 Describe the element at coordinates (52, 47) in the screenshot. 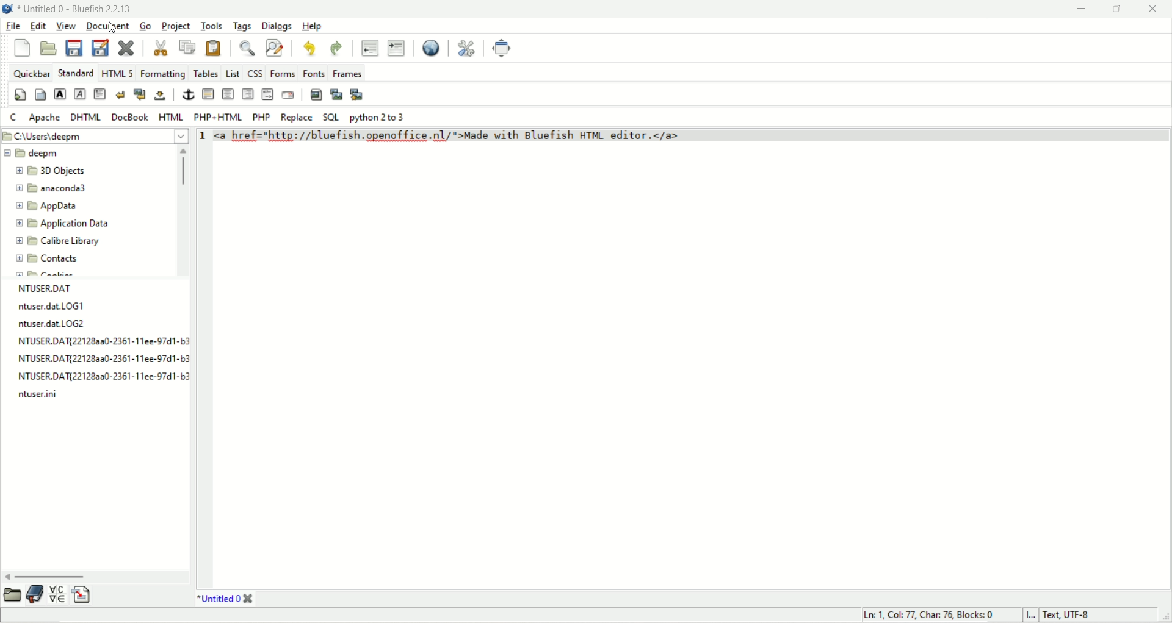

I see `open file` at that location.